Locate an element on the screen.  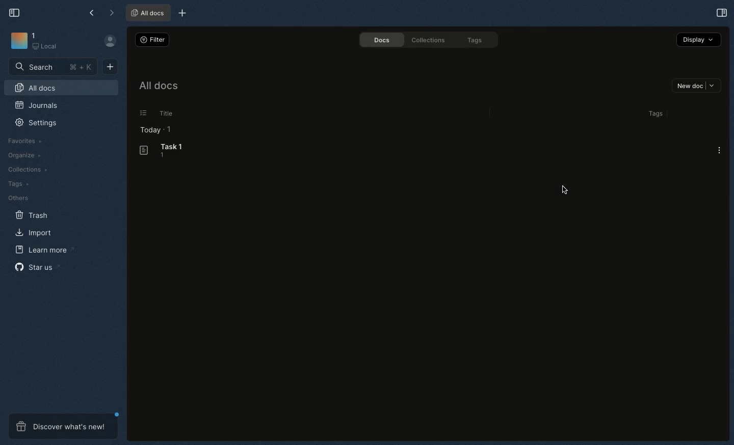
Cursor is located at coordinates (566, 190).